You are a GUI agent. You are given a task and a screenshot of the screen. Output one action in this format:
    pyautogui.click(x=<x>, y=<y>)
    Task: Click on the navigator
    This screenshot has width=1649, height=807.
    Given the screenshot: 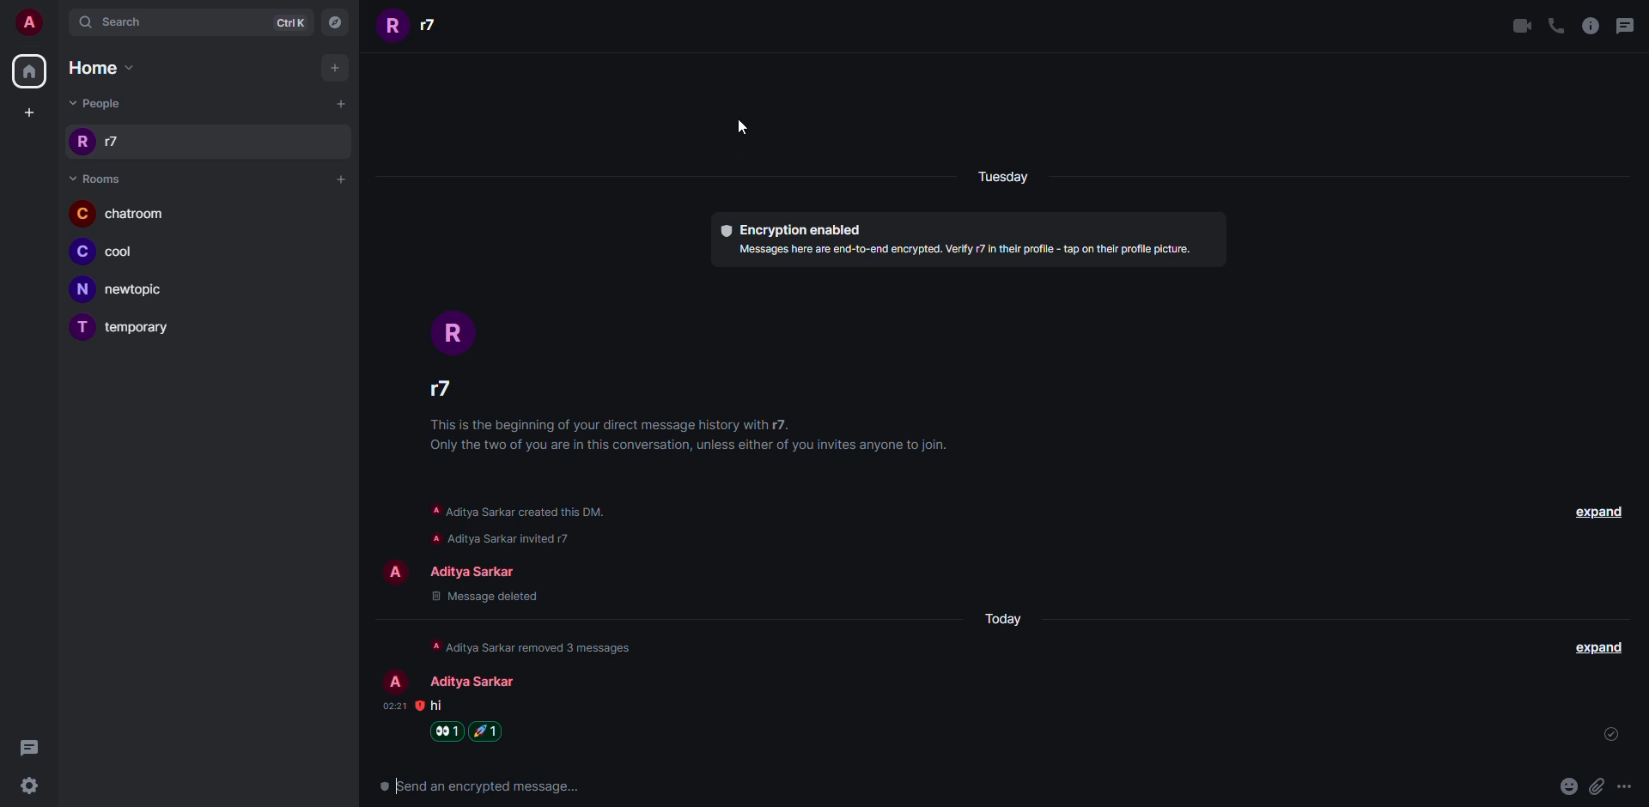 What is the action you would take?
    pyautogui.click(x=340, y=22)
    